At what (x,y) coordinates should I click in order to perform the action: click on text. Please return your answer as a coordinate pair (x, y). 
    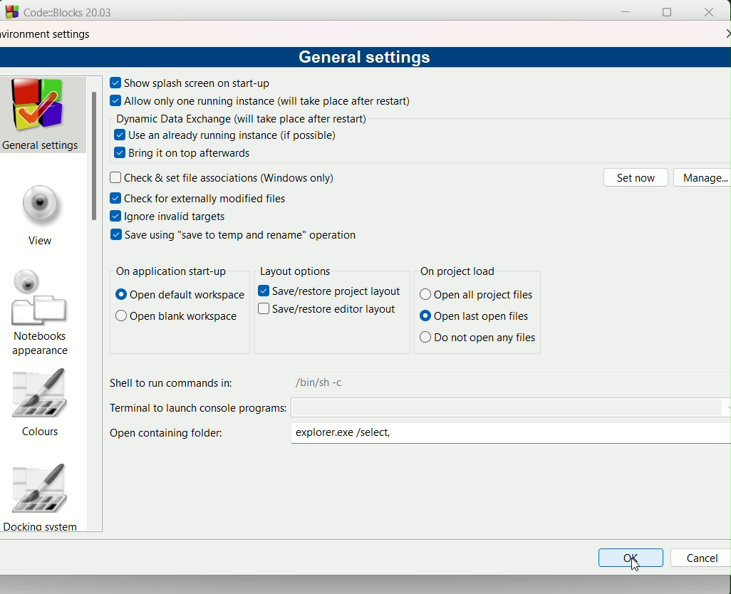
    Looking at the image, I should click on (201, 83).